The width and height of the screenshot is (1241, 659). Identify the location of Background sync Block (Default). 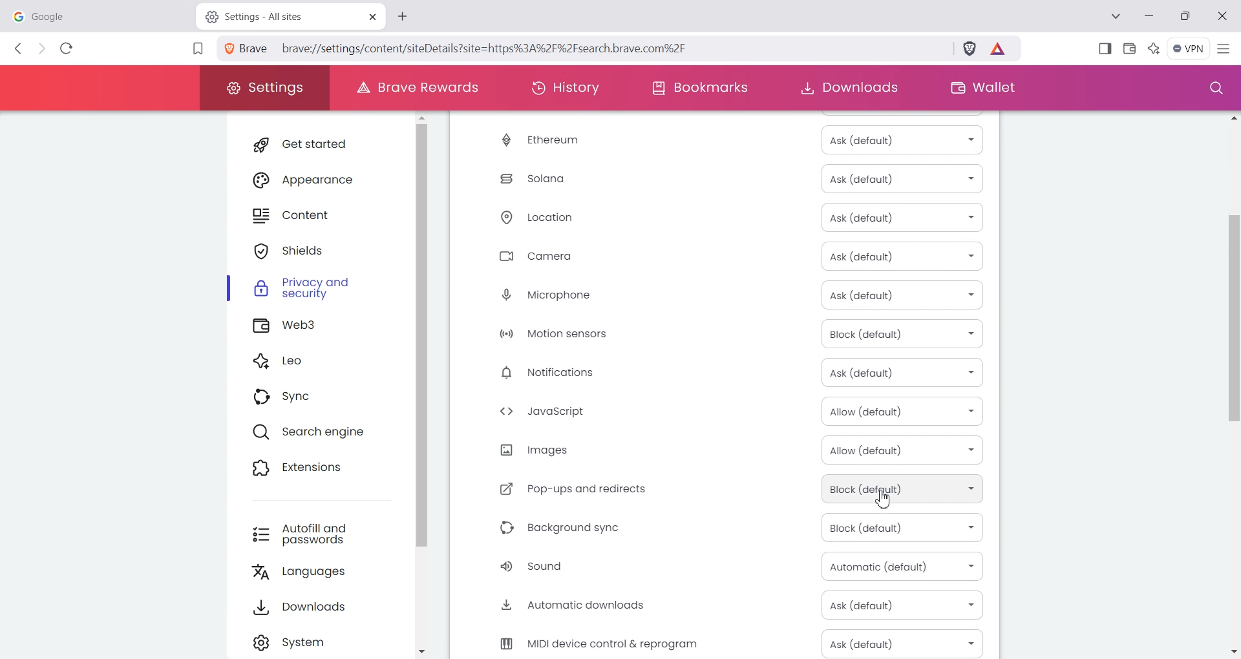
(727, 528).